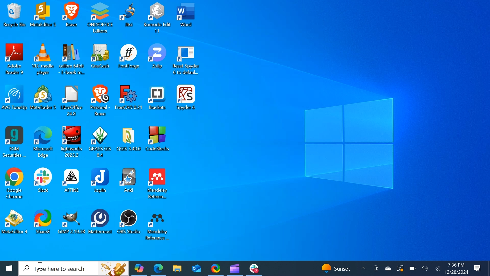 Image resolution: width=490 pixels, height=276 pixels. What do you see at coordinates (40, 184) in the screenshot?
I see `Slack Desktop Icon` at bounding box center [40, 184].